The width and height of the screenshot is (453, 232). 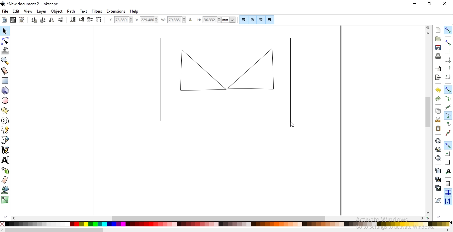 I want to click on create and edit gradients, so click(x=5, y=200).